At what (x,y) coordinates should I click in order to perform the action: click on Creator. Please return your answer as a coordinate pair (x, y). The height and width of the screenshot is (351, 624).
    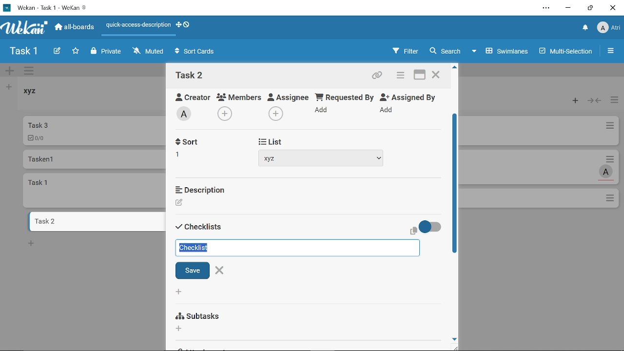
    Looking at the image, I should click on (189, 96).